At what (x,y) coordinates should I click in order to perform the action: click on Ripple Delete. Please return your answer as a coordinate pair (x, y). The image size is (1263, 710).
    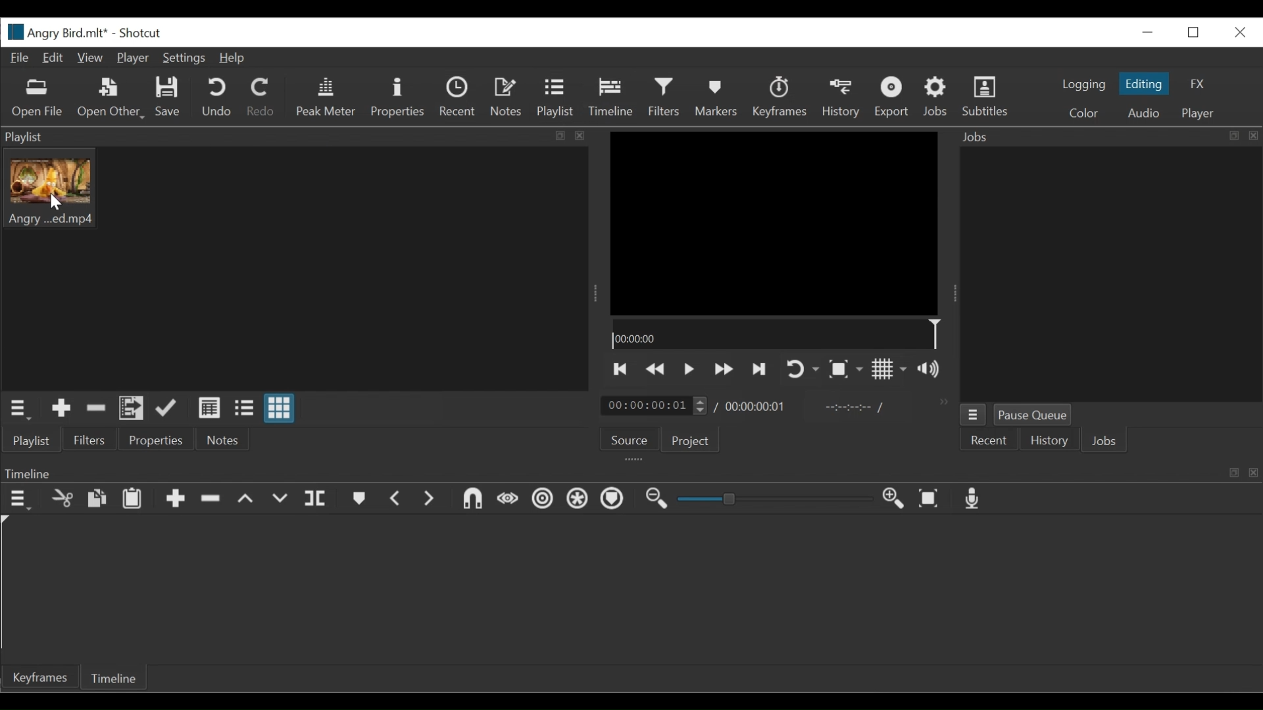
    Looking at the image, I should click on (211, 499).